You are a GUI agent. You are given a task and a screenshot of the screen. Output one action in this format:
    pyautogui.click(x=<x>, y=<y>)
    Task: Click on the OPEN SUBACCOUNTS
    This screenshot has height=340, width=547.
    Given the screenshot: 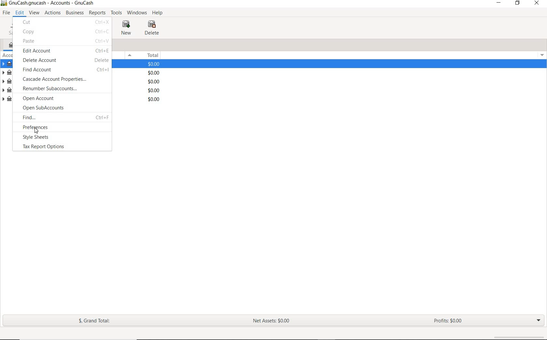 What is the action you would take?
    pyautogui.click(x=45, y=108)
    